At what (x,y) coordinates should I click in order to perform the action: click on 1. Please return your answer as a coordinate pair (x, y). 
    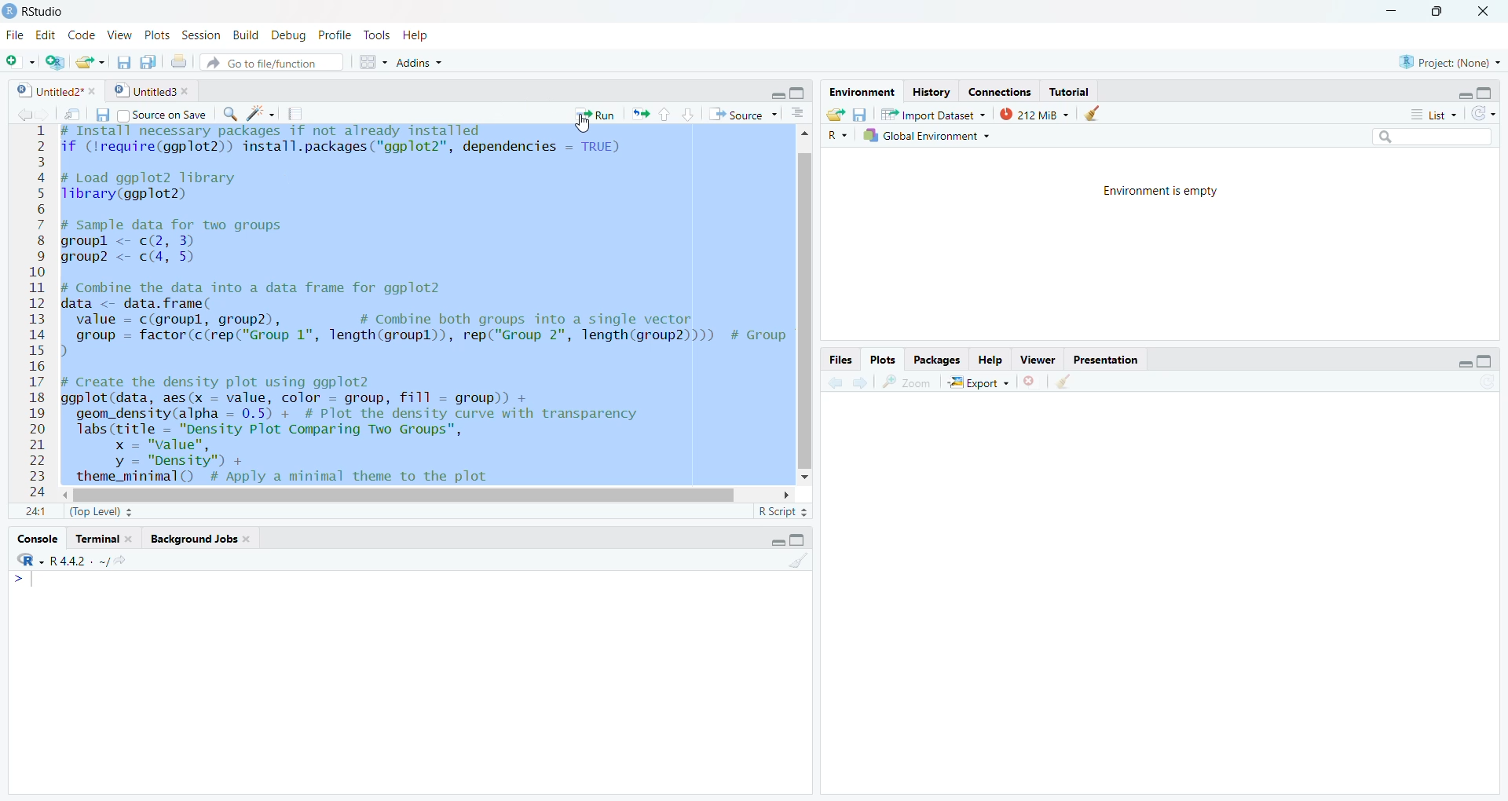
    Looking at the image, I should click on (37, 134).